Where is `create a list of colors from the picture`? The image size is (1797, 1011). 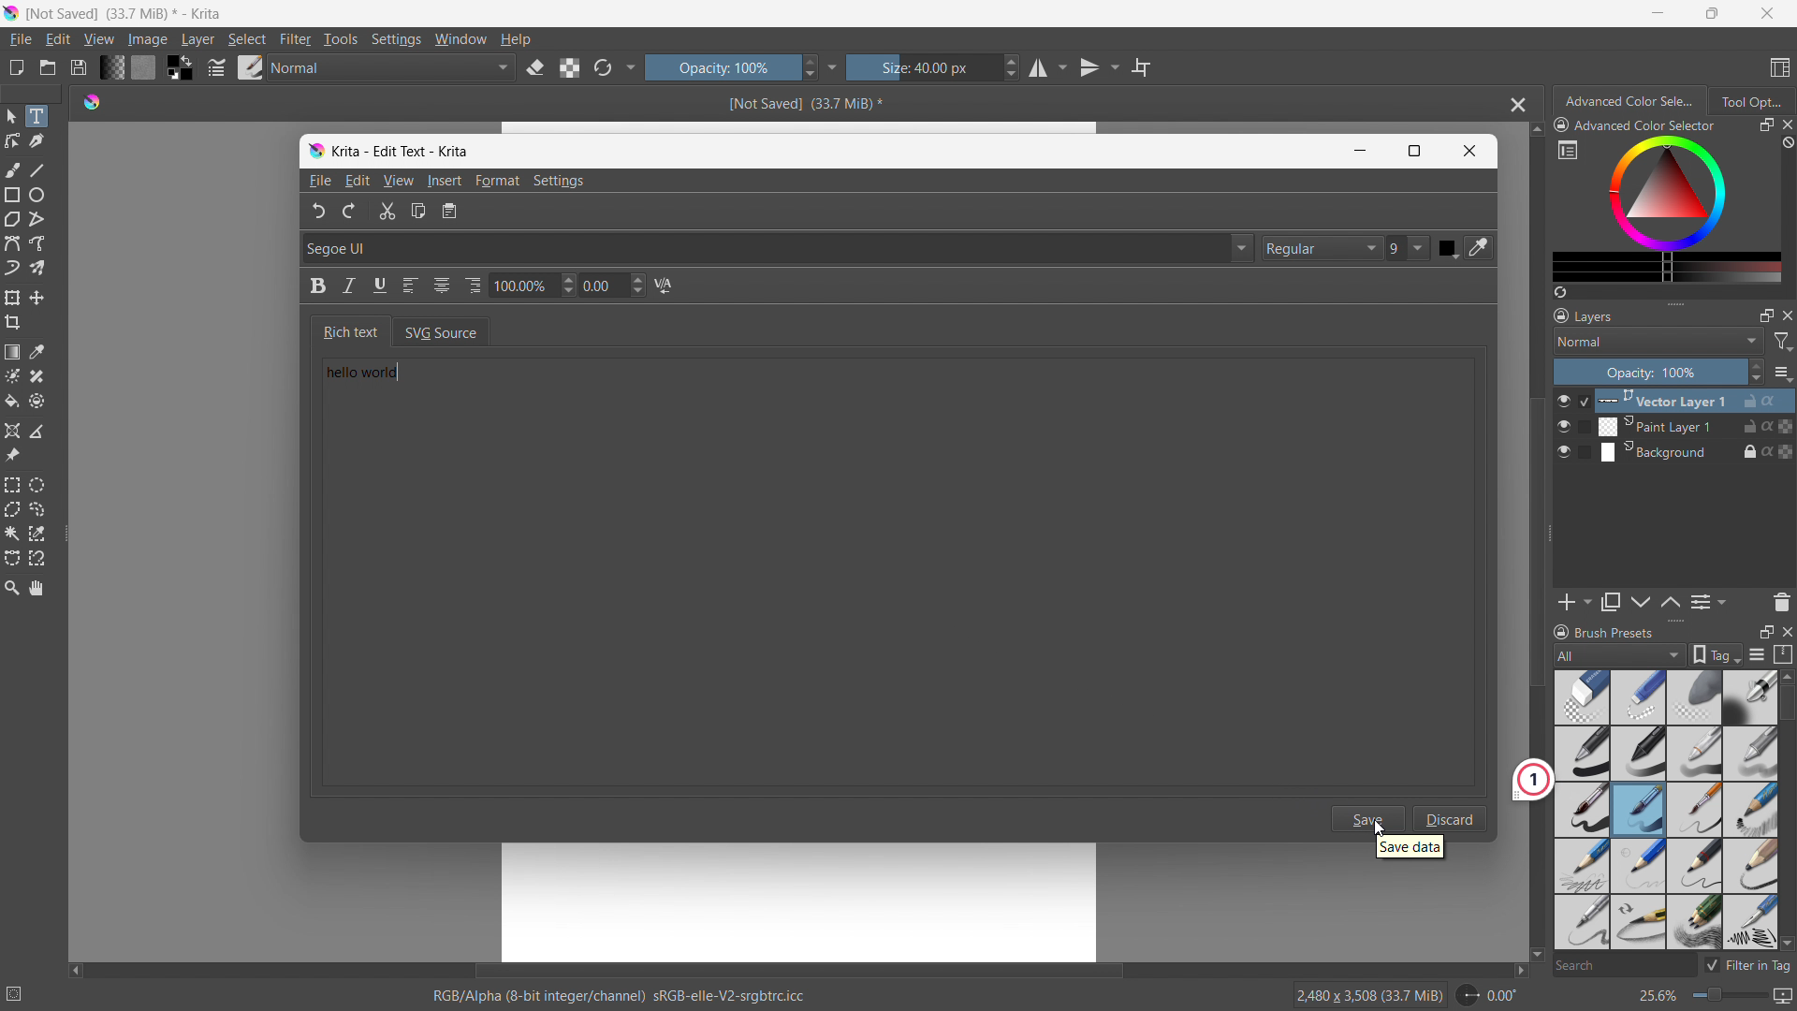
create a list of colors from the picture is located at coordinates (1560, 292).